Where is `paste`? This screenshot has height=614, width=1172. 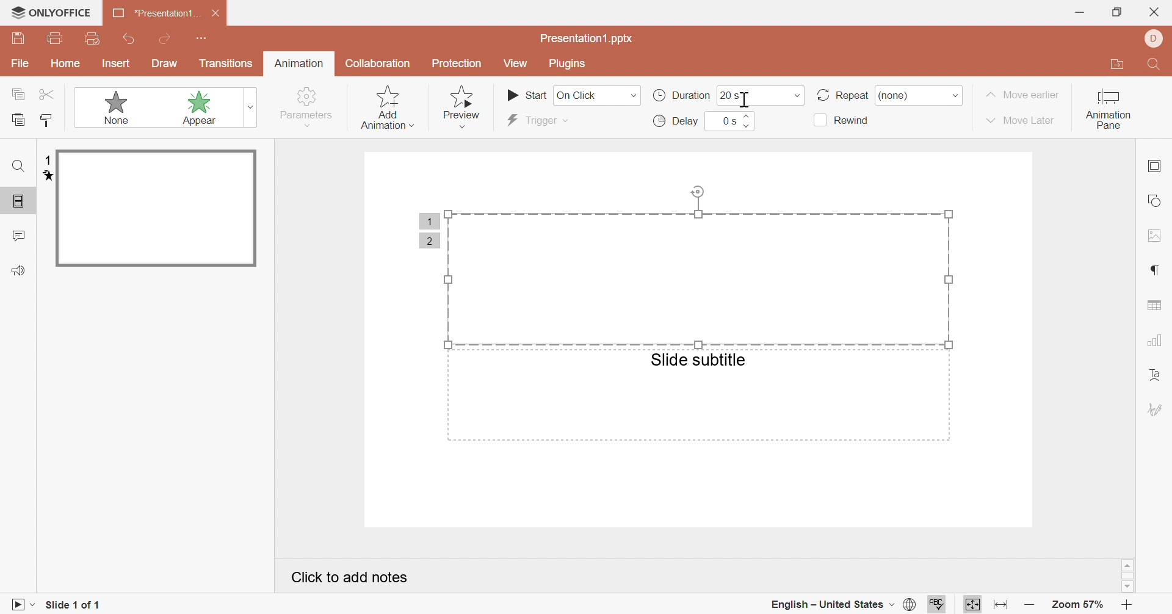 paste is located at coordinates (18, 118).